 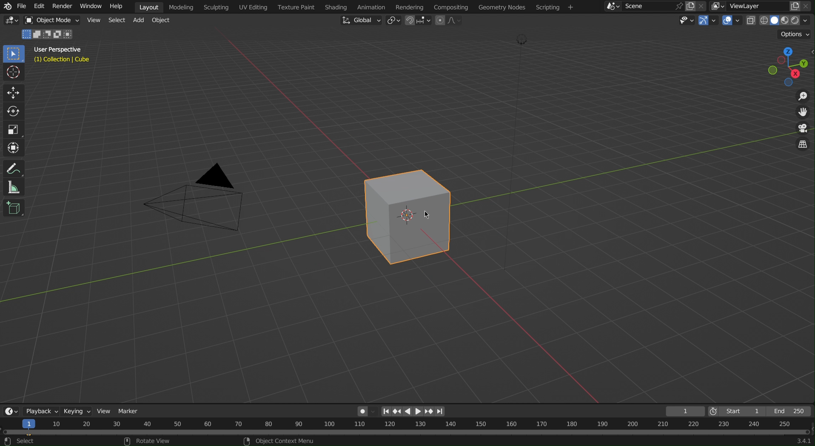 What do you see at coordinates (419, 412) in the screenshot?
I see `right` at bounding box center [419, 412].